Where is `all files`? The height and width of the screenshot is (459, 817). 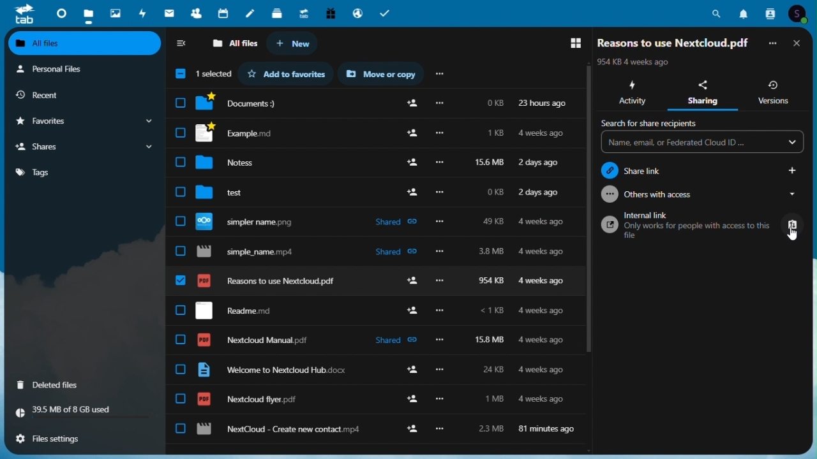 all files is located at coordinates (86, 43).